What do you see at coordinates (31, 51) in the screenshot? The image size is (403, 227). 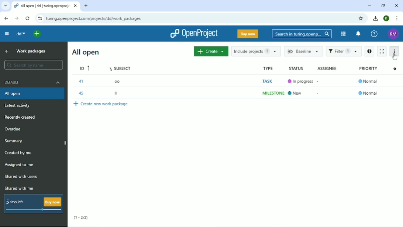 I see `Work packages` at bounding box center [31, 51].